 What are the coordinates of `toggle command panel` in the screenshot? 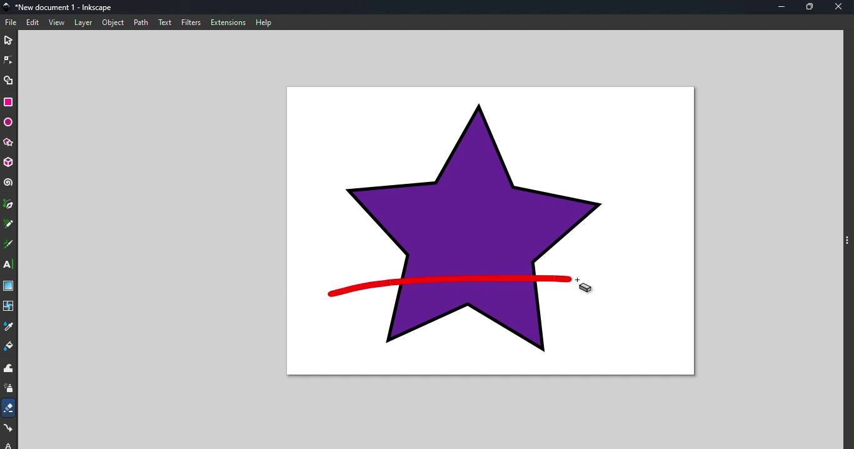 It's located at (847, 240).